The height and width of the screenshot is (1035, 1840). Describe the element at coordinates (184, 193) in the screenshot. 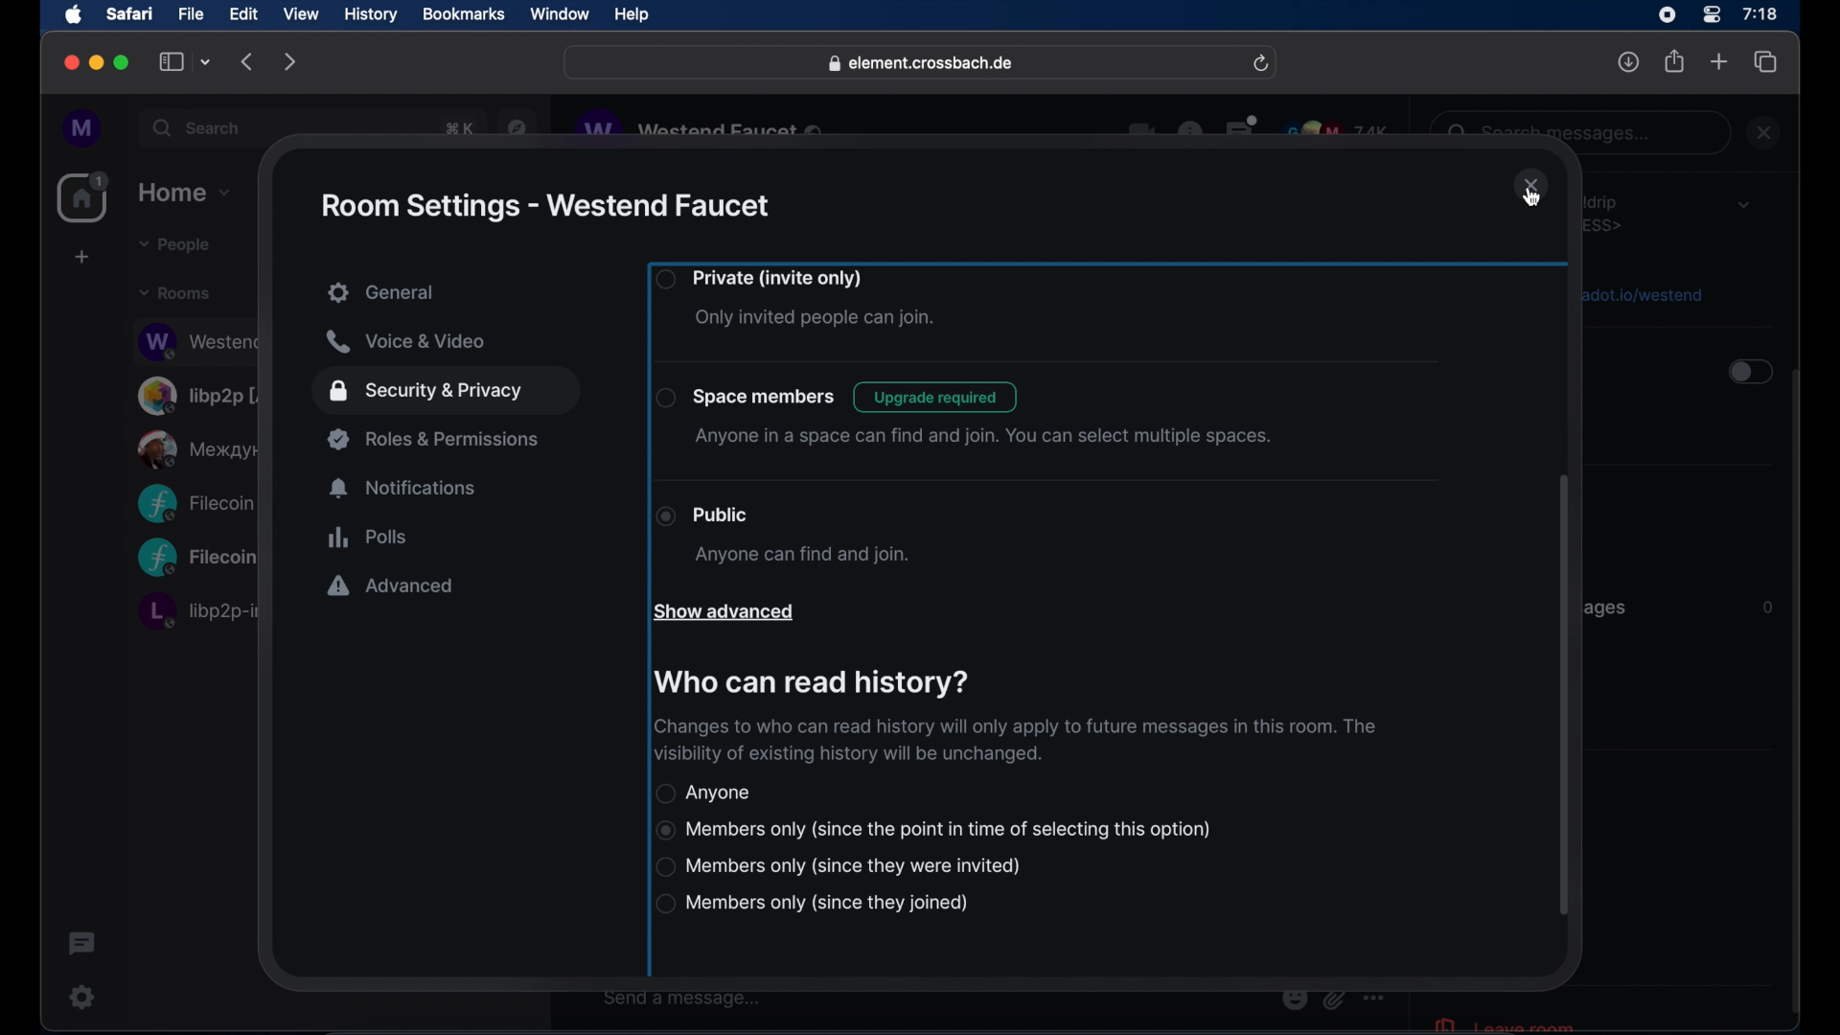

I see `home dropdown` at that location.